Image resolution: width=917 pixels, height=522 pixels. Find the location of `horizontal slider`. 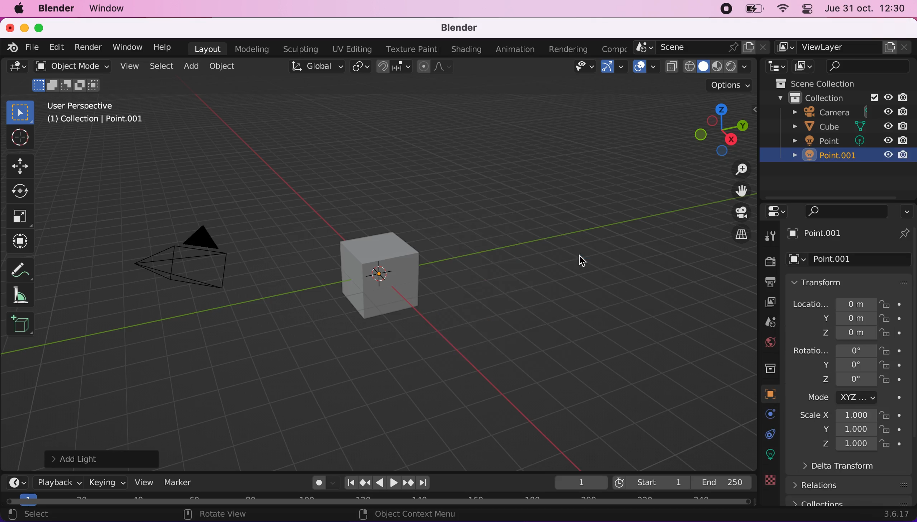

horizontal slider is located at coordinates (378, 500).